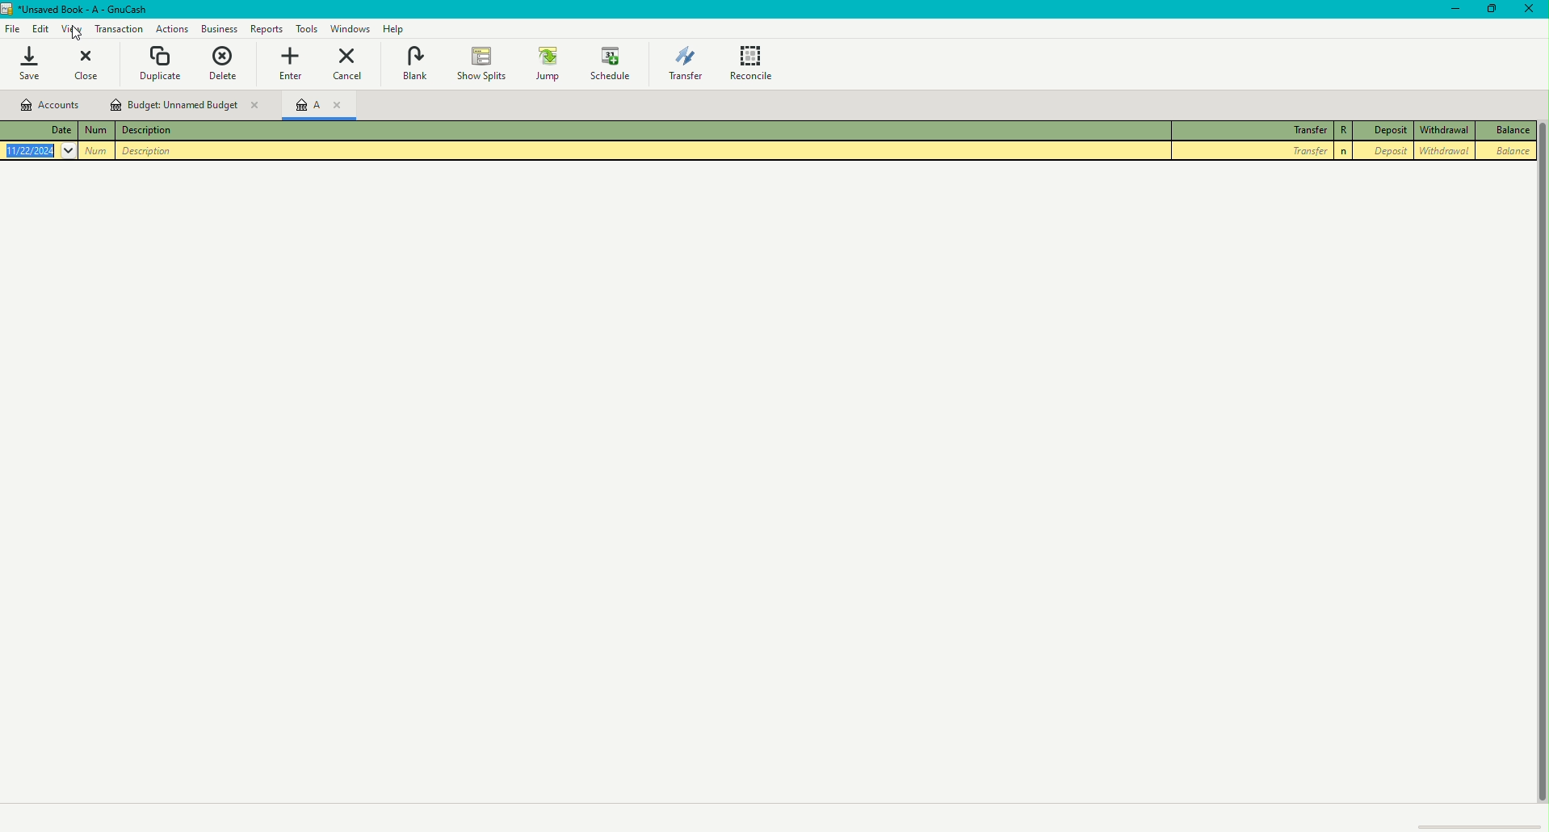 The width and height of the screenshot is (1549, 832). Describe the element at coordinates (218, 30) in the screenshot. I see `Business` at that location.